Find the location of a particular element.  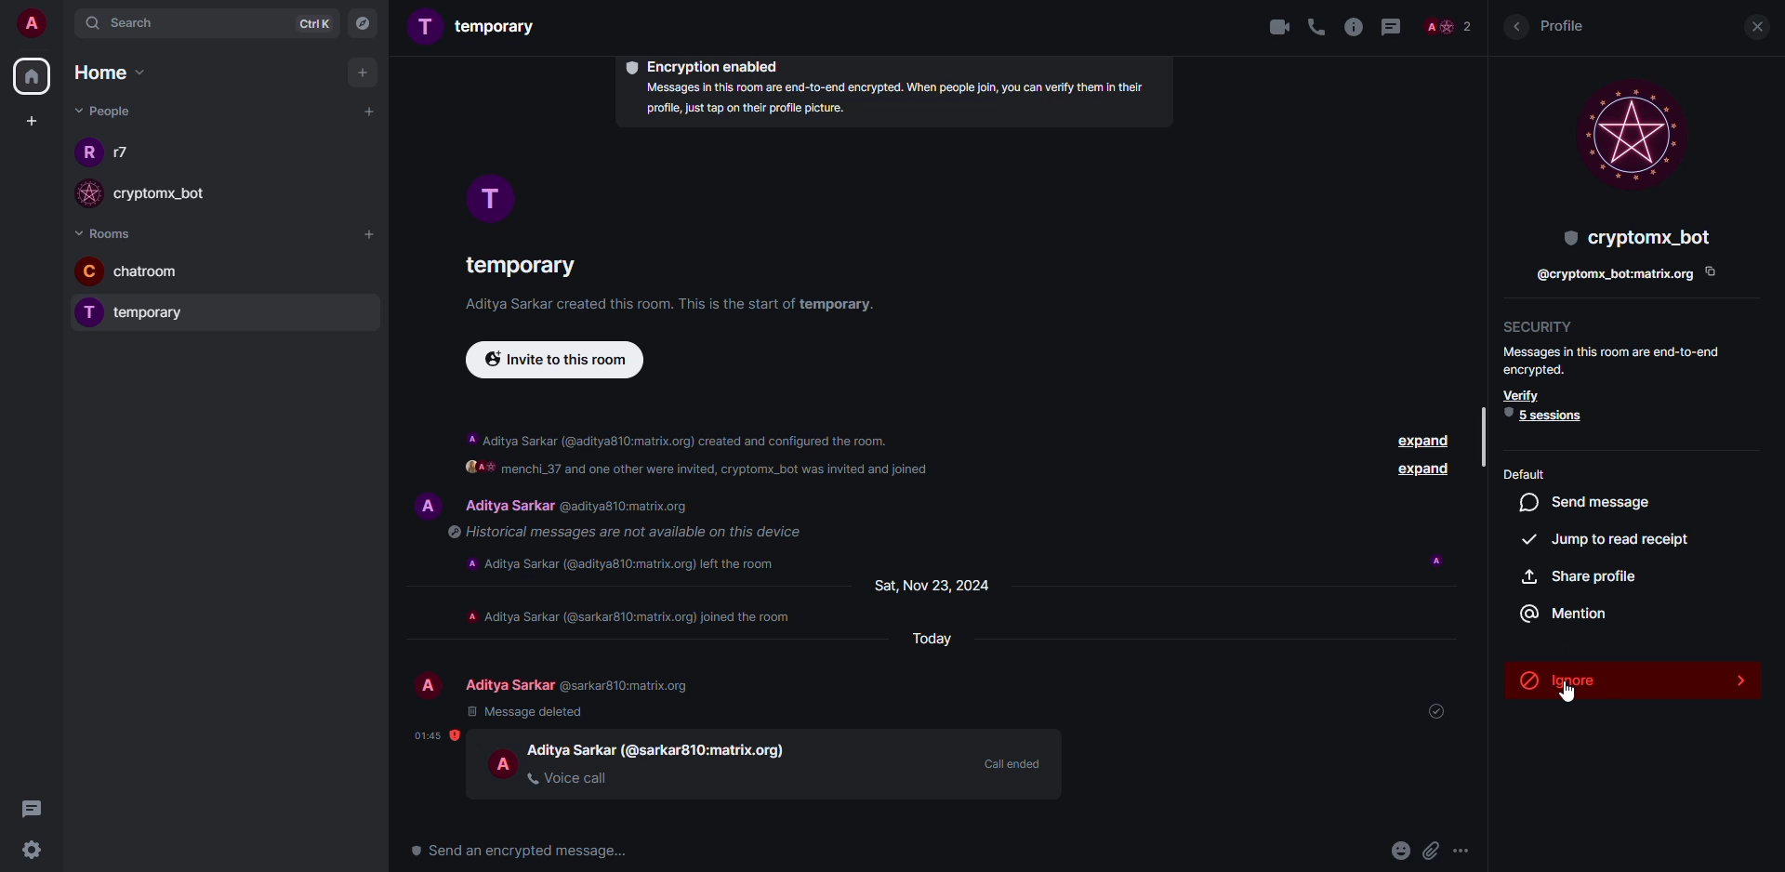

profile is located at coordinates (504, 763).